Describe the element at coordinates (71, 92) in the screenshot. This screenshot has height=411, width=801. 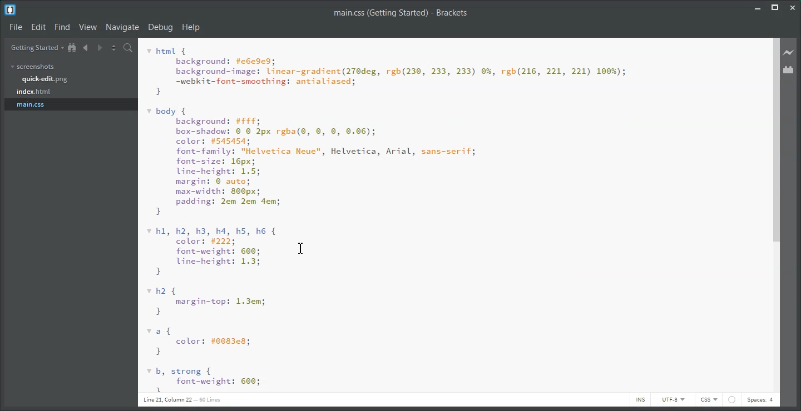
I see `index.html` at that location.